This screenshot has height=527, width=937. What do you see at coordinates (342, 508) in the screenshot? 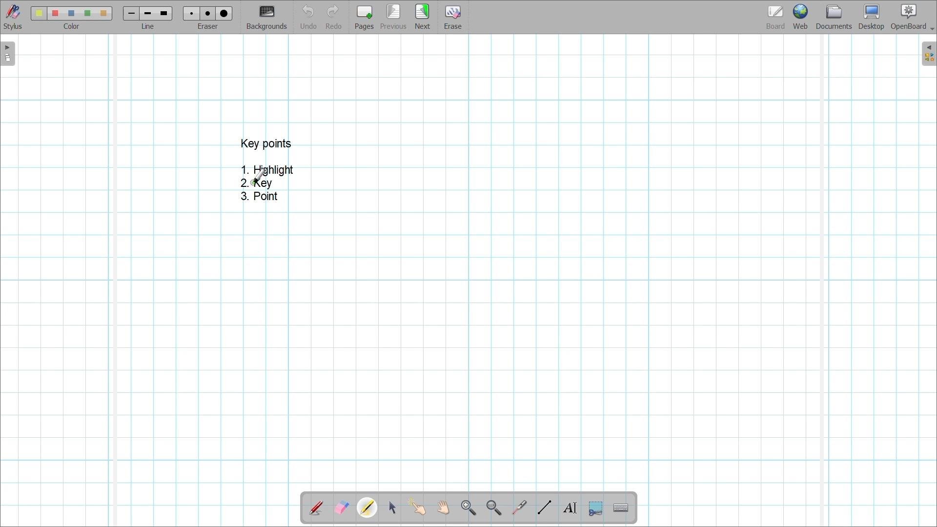
I see `Erase annotation` at bounding box center [342, 508].